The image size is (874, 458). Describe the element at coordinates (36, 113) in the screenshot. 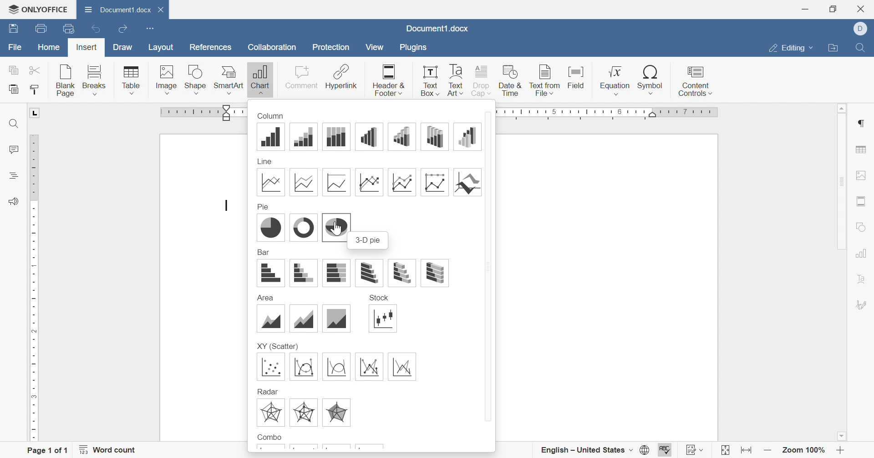

I see `L` at that location.